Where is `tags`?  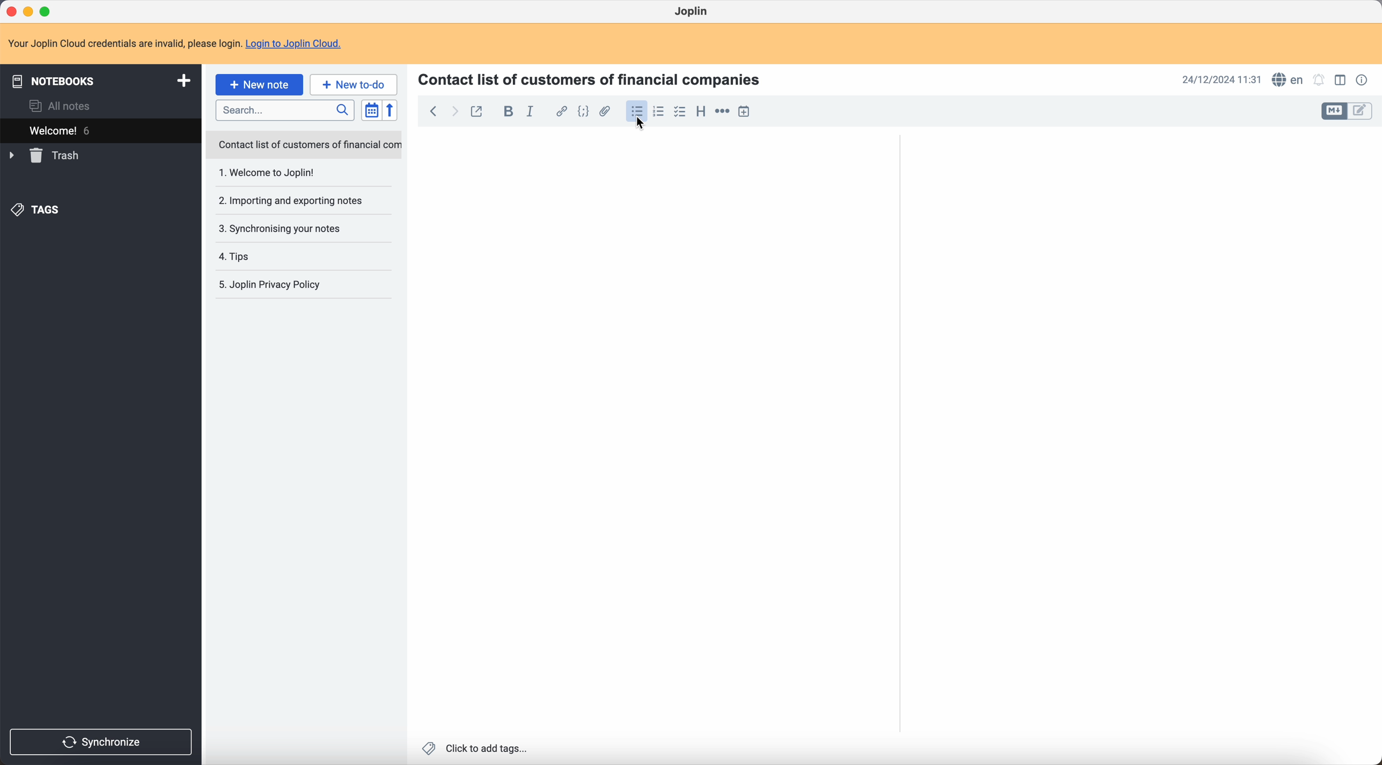
tags is located at coordinates (38, 210).